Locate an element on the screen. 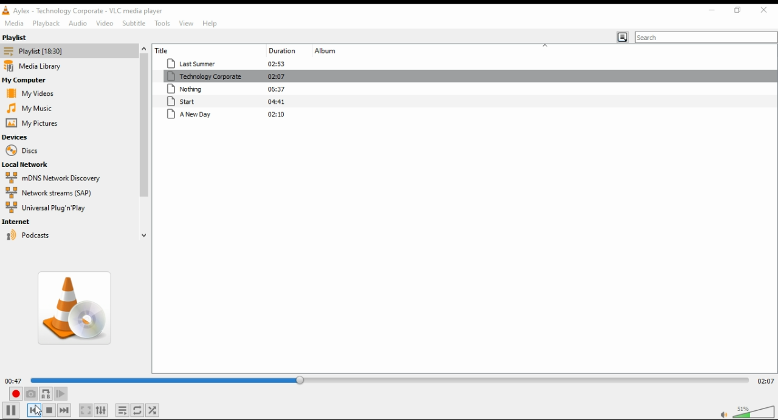  volume is located at coordinates (755, 411).